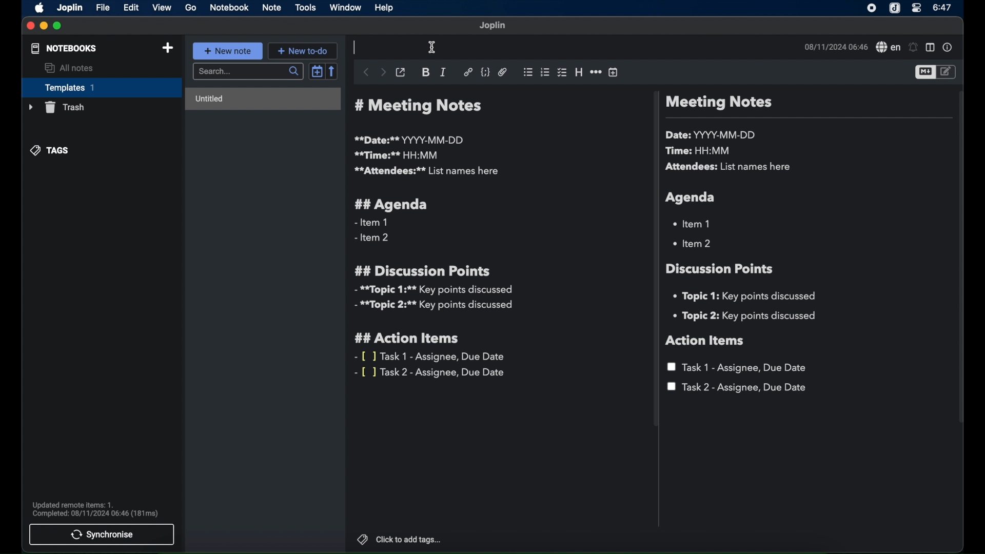 The image size is (985, 554). I want to click on hyperlink, so click(468, 72).